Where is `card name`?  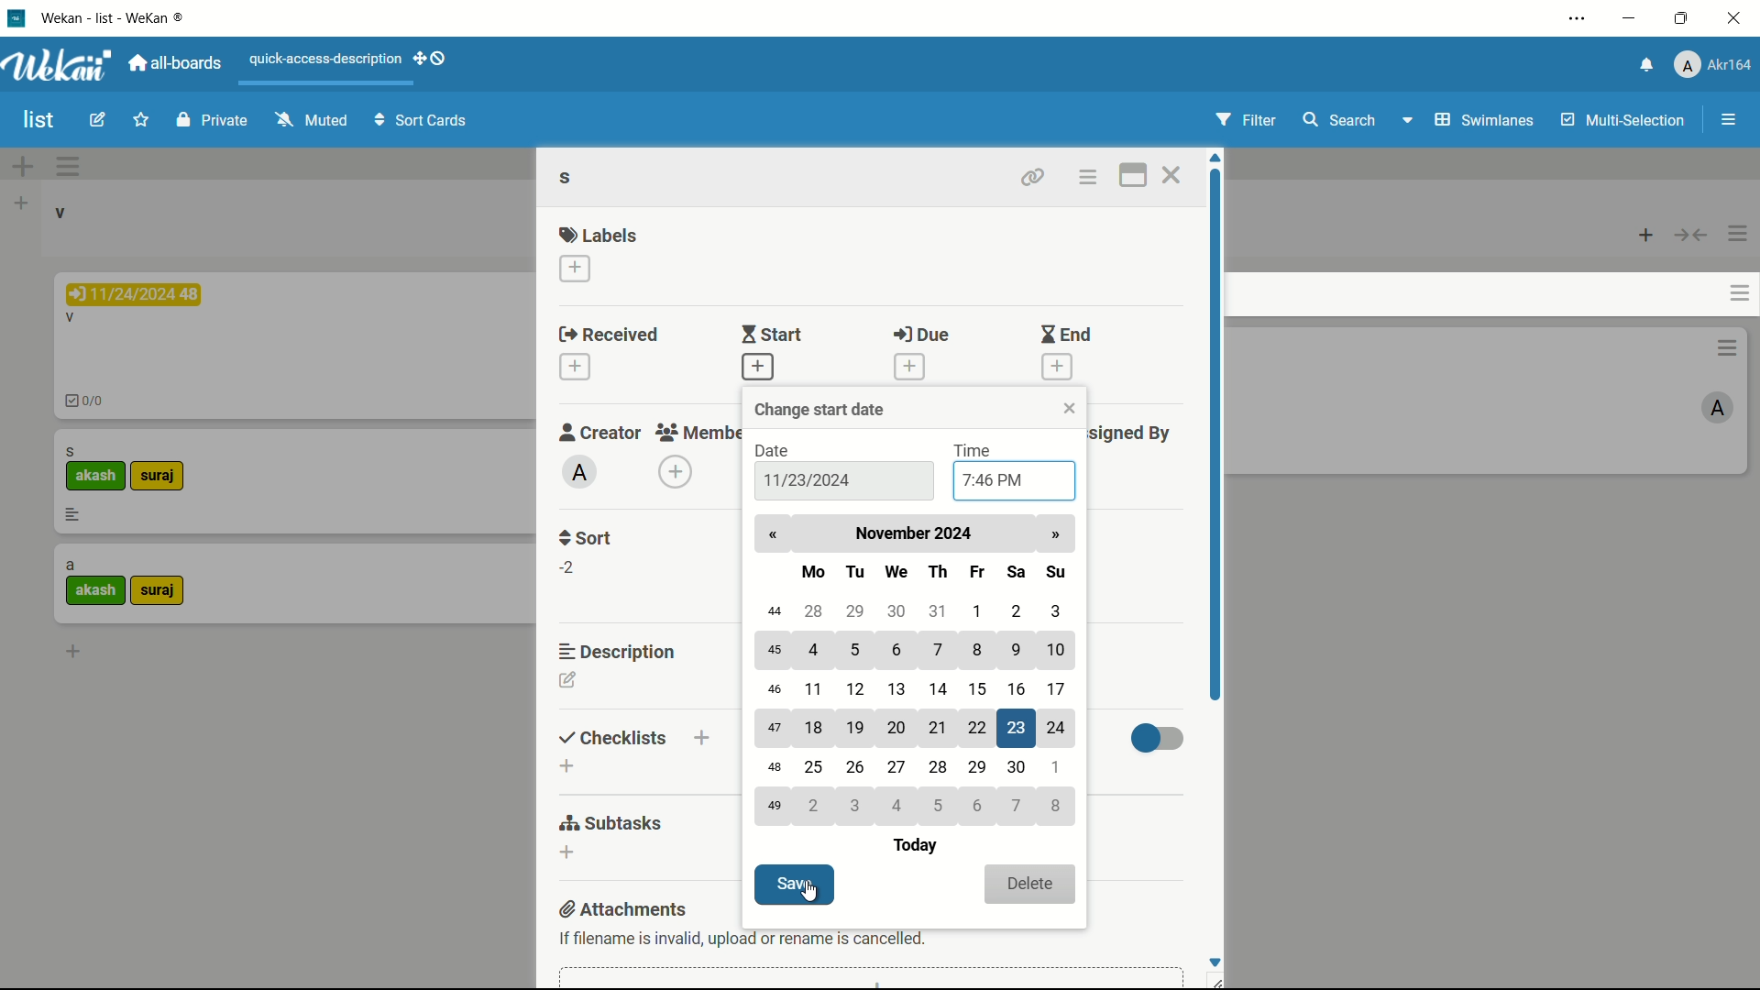 card name is located at coordinates (569, 180).